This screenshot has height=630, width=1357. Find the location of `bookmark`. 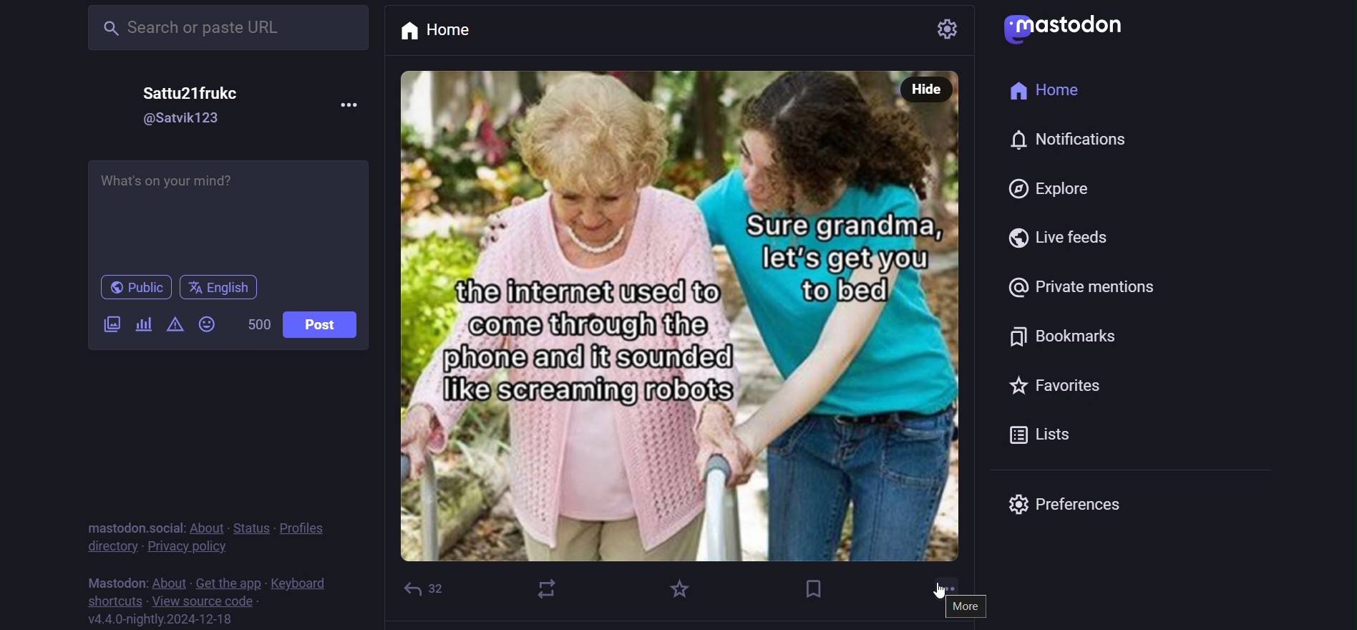

bookmark is located at coordinates (1070, 335).